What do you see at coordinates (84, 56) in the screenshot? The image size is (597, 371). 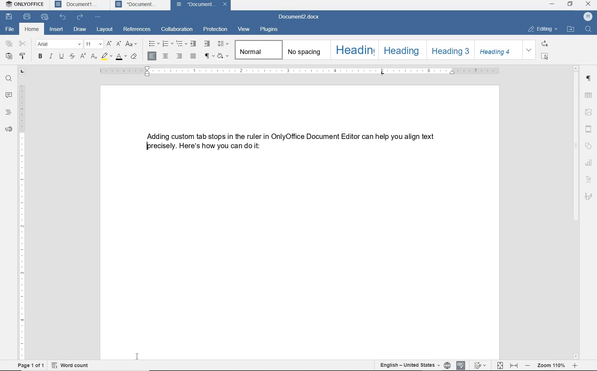 I see `superscript` at bounding box center [84, 56].